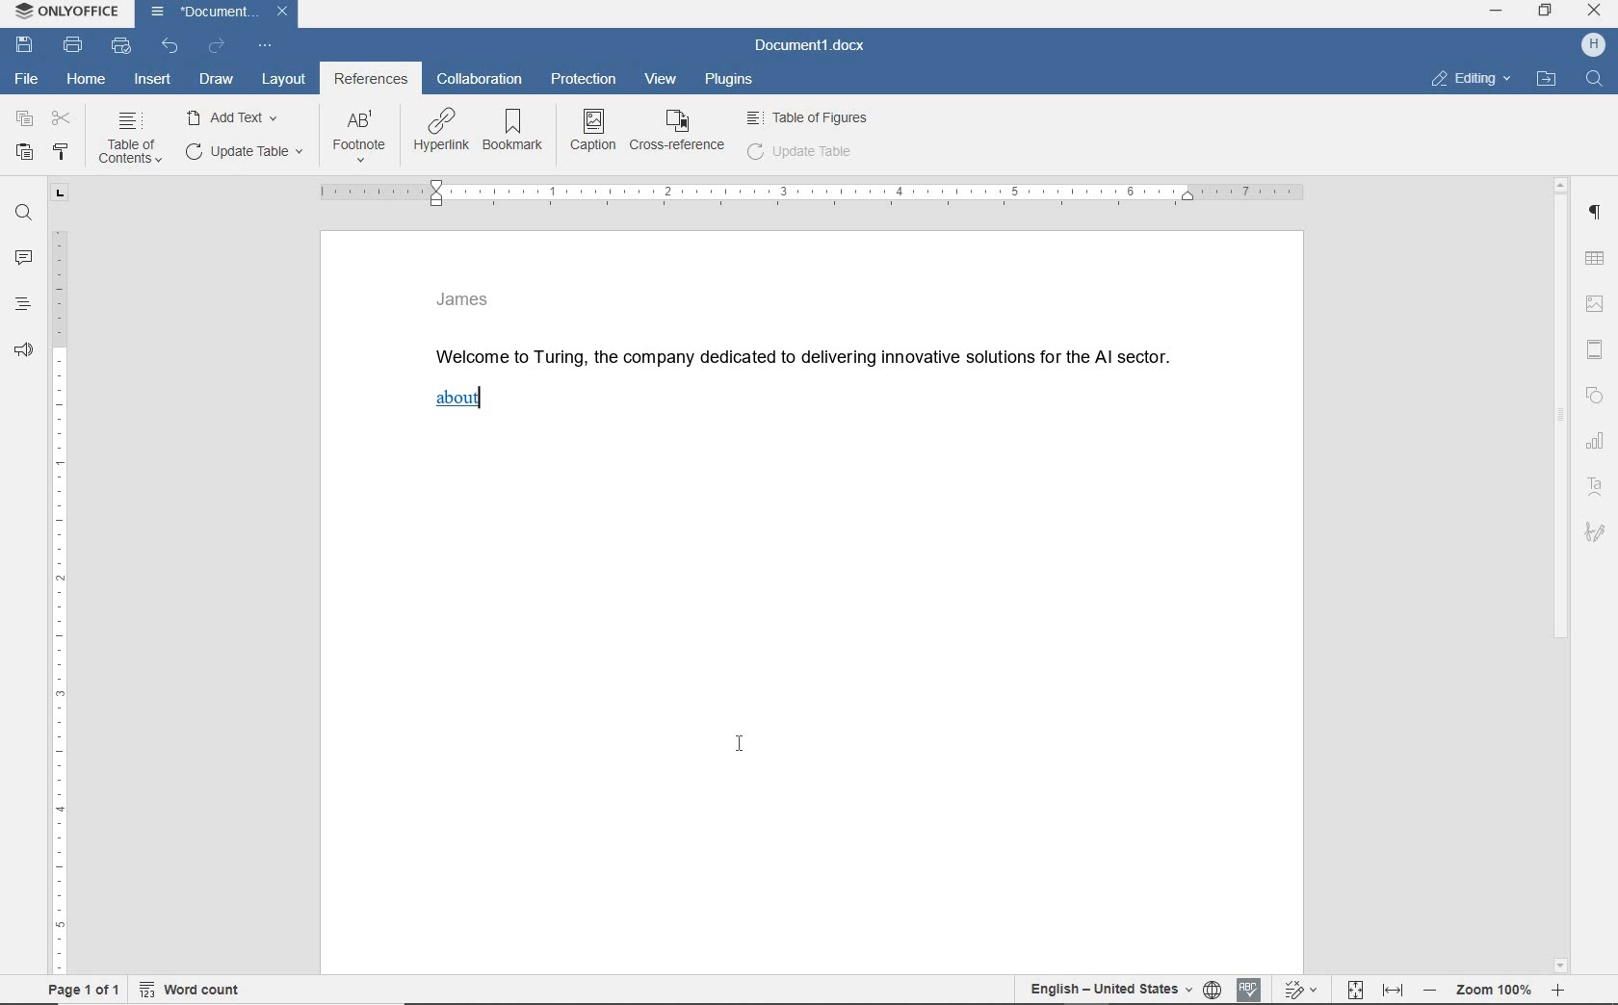 The image size is (1618, 1005). I want to click on ruler, so click(809, 193).